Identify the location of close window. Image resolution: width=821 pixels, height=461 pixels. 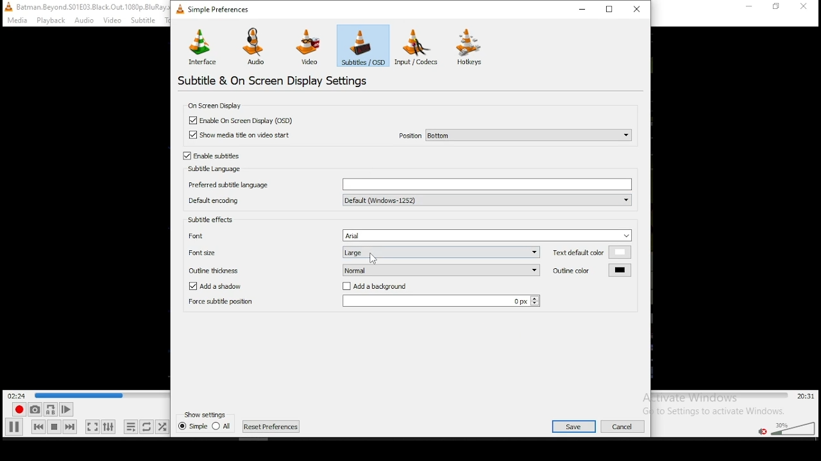
(639, 8).